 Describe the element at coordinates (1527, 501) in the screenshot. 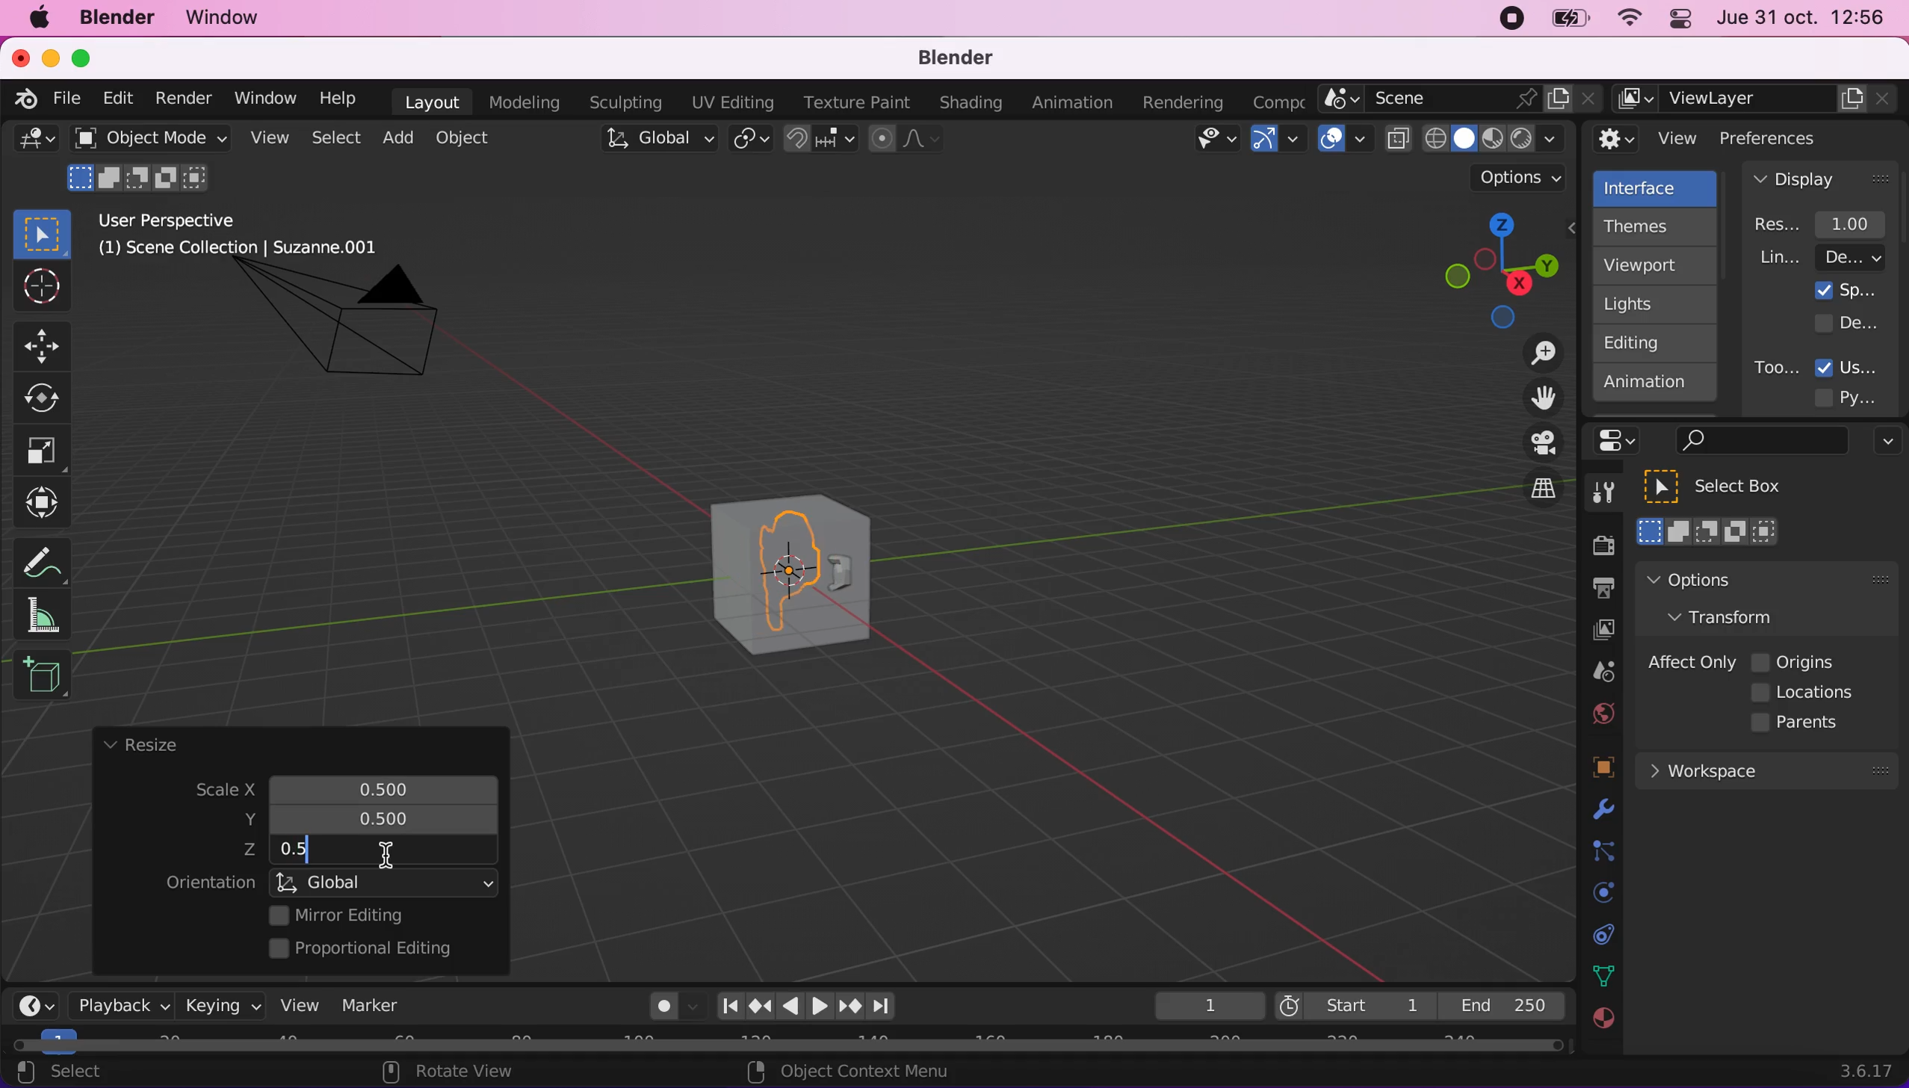

I see `switch the current view` at that location.